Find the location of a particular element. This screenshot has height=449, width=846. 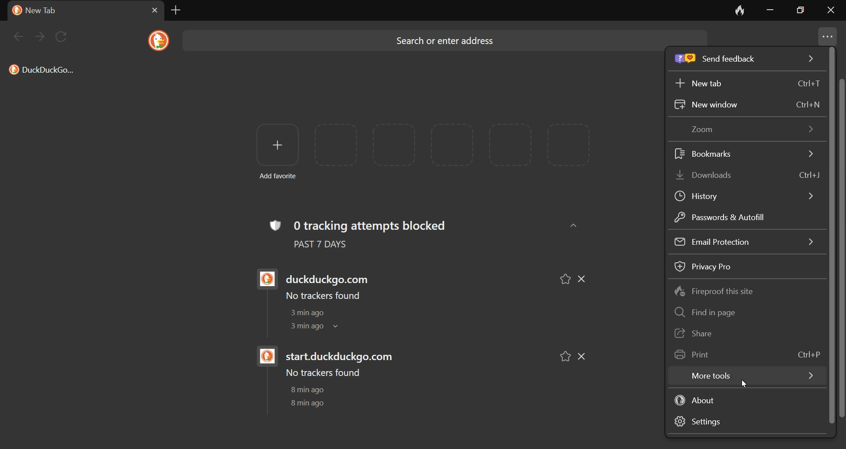

minimize is located at coordinates (768, 11).